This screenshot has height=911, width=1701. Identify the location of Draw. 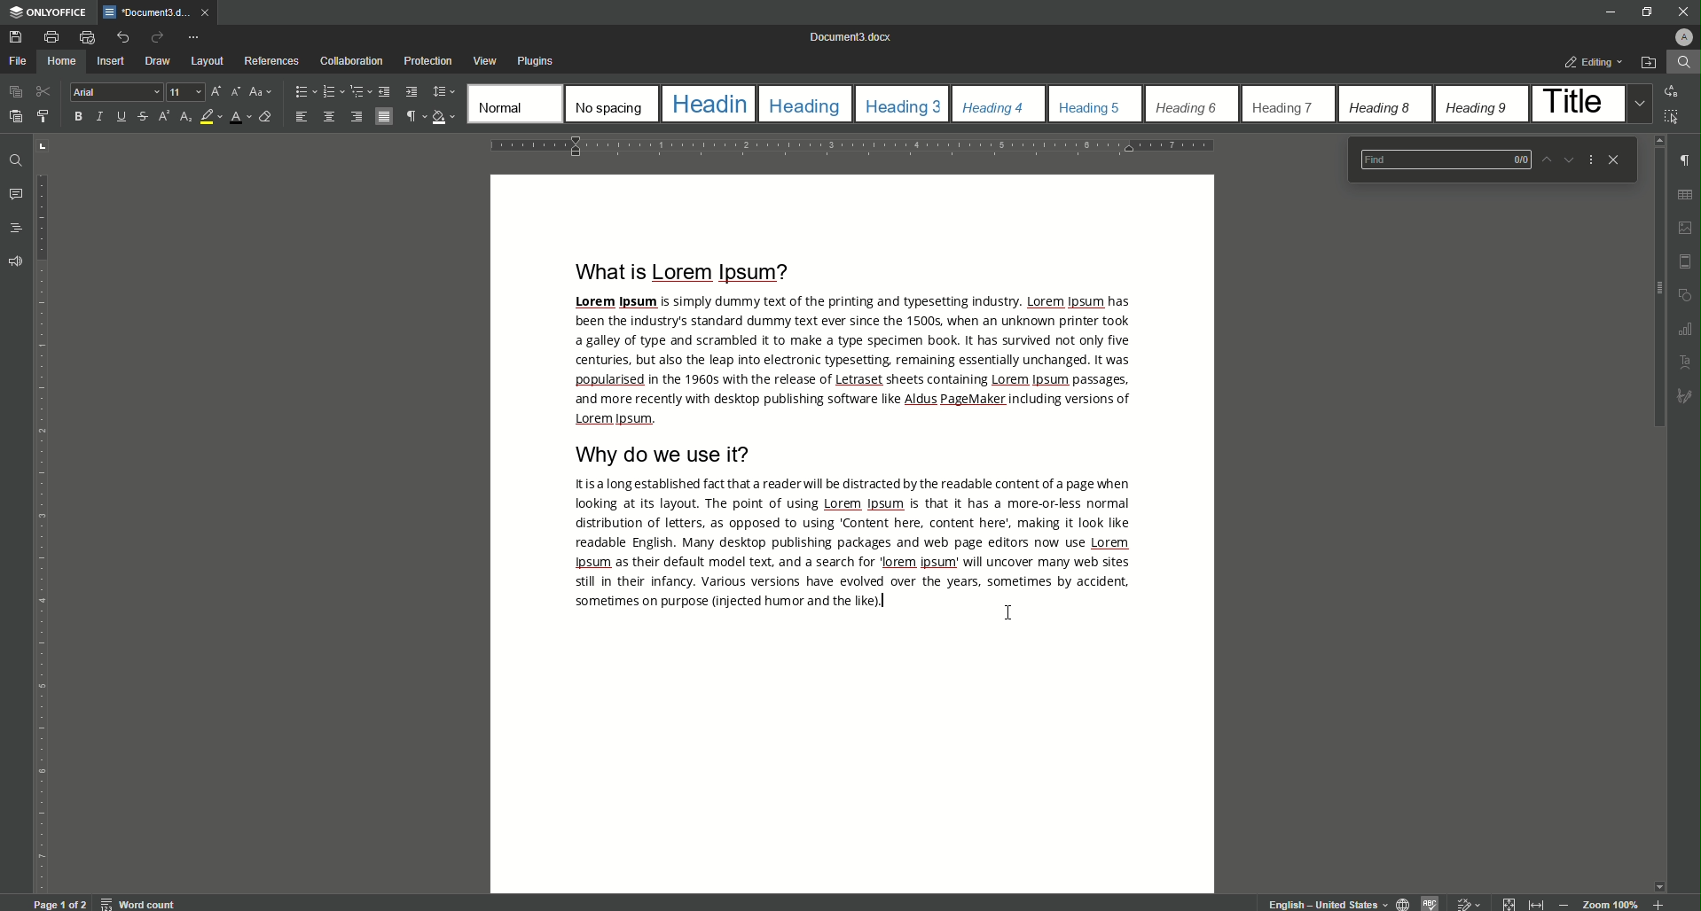
(160, 60).